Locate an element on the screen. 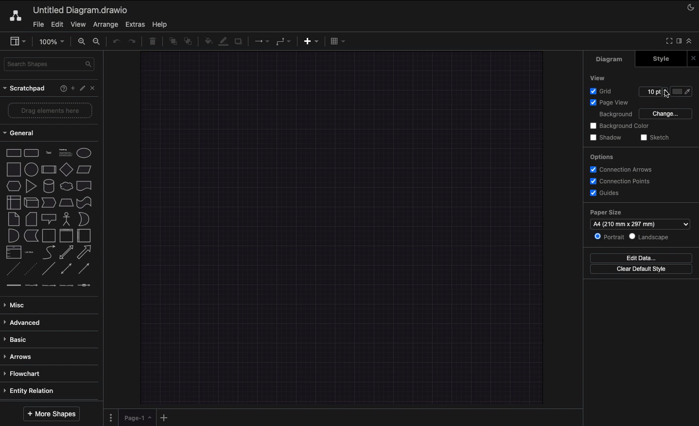  Flowchart is located at coordinates (27, 373).